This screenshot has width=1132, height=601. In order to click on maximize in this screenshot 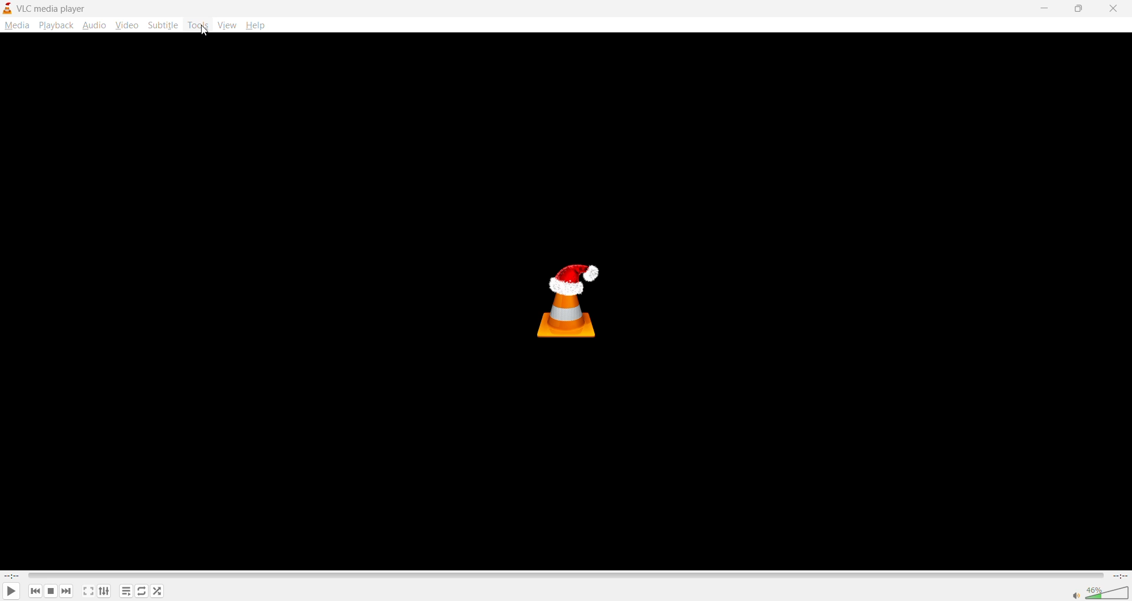, I will do `click(1078, 9)`.